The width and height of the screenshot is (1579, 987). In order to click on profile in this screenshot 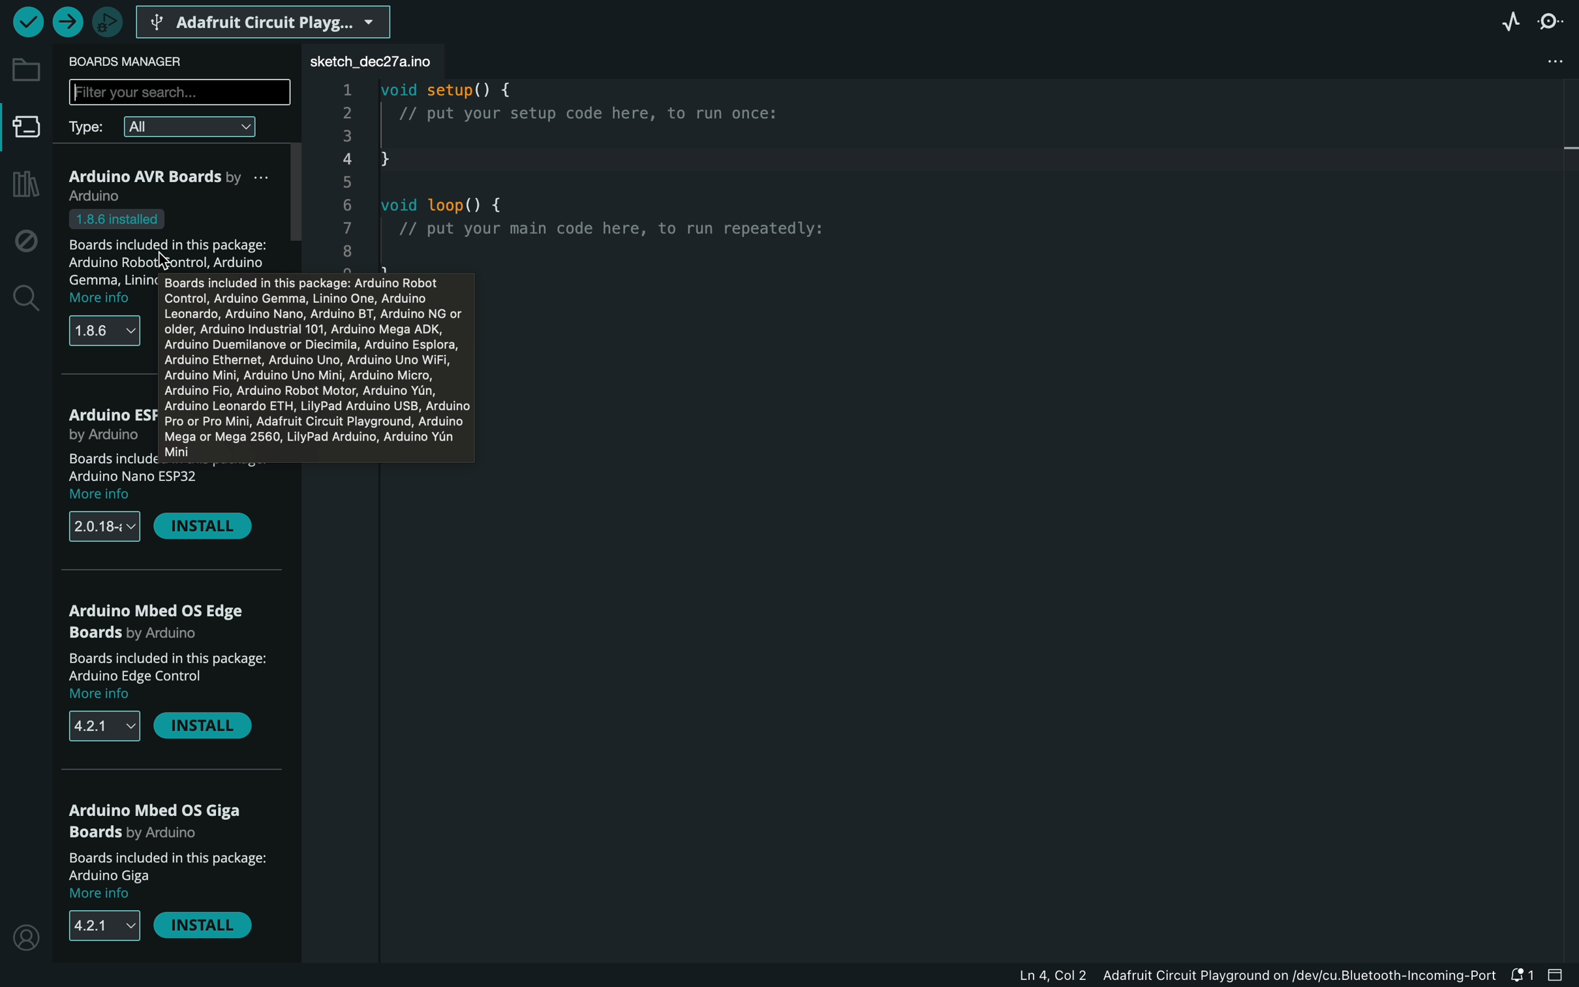, I will do `click(26, 937)`.